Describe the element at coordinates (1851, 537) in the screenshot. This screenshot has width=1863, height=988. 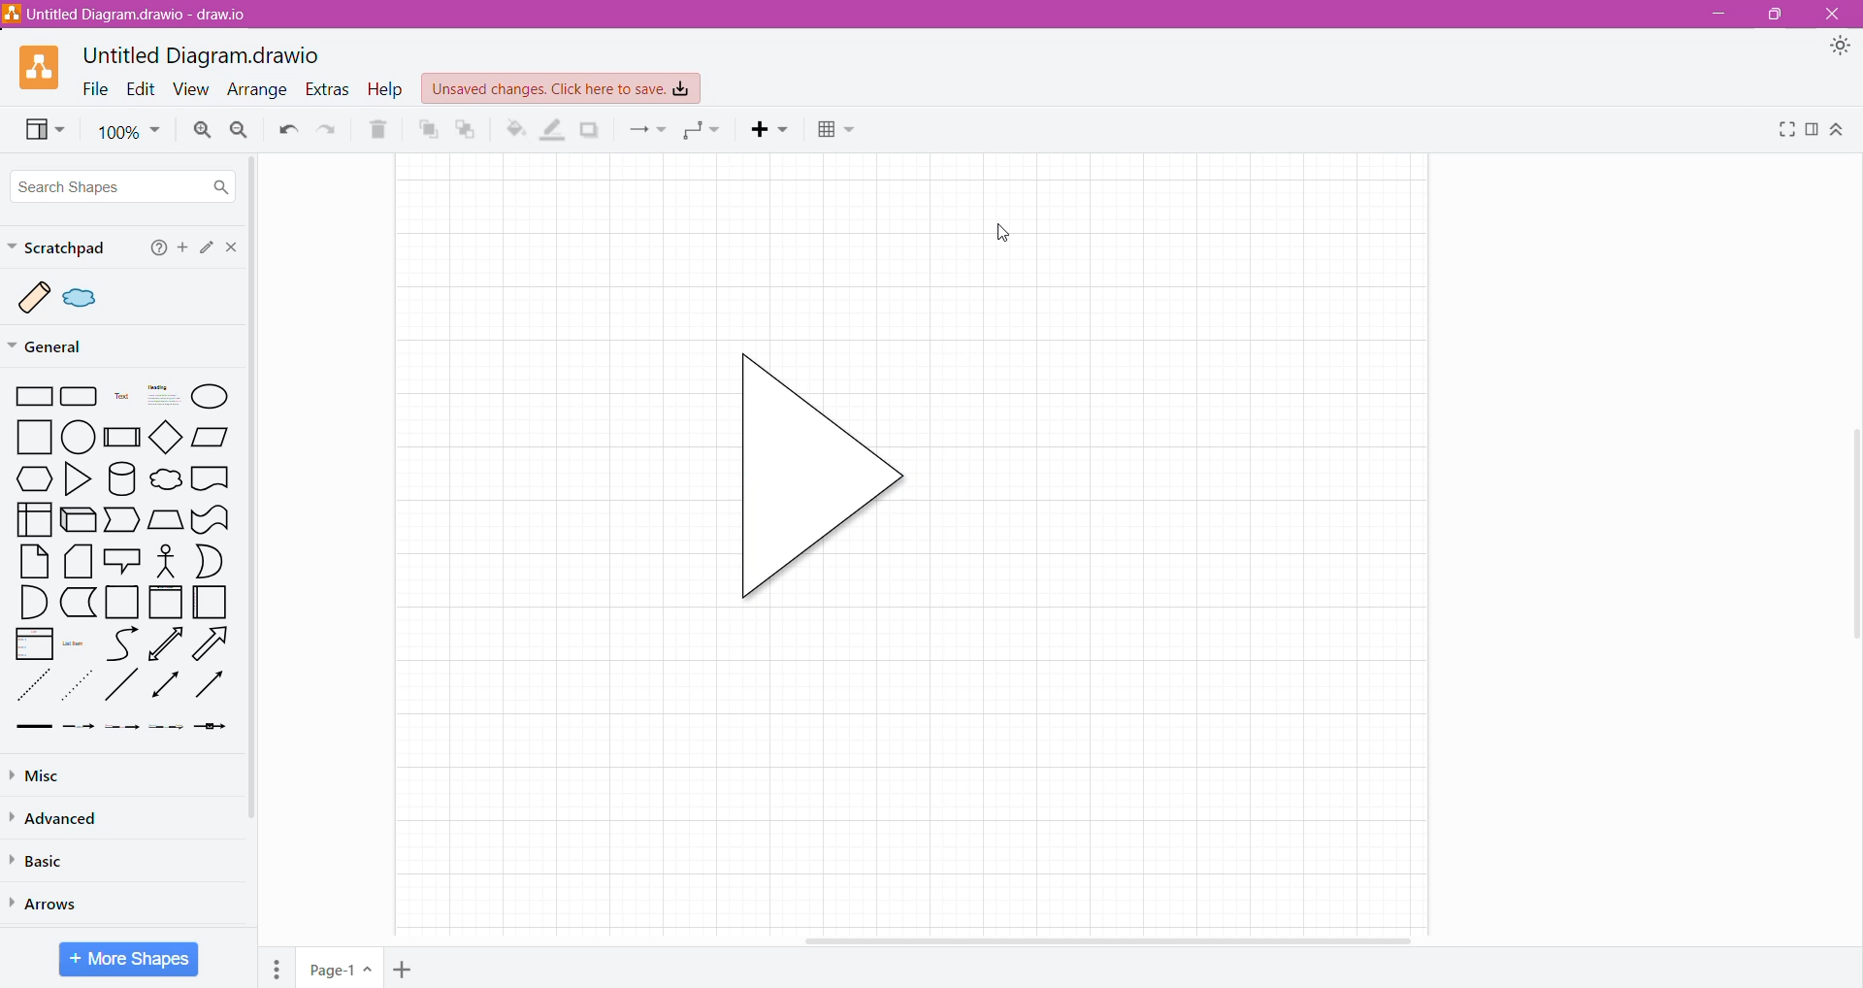
I see `Vertical Scroll Bar` at that location.